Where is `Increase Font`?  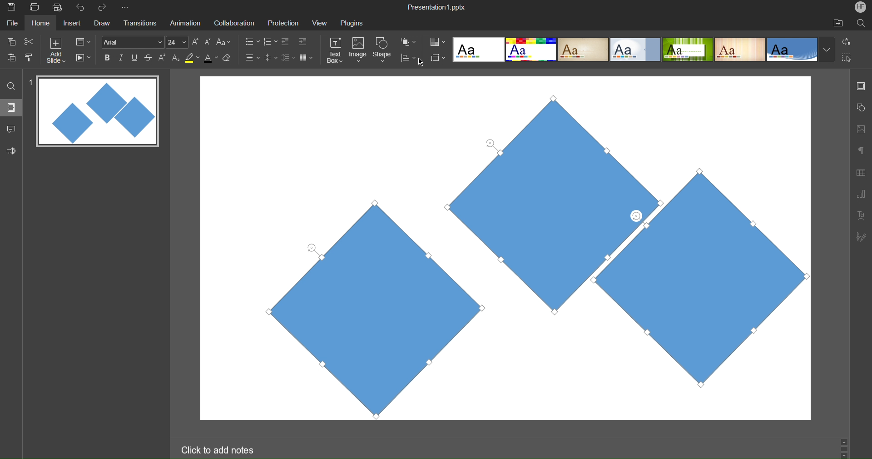
Increase Font is located at coordinates (196, 42).